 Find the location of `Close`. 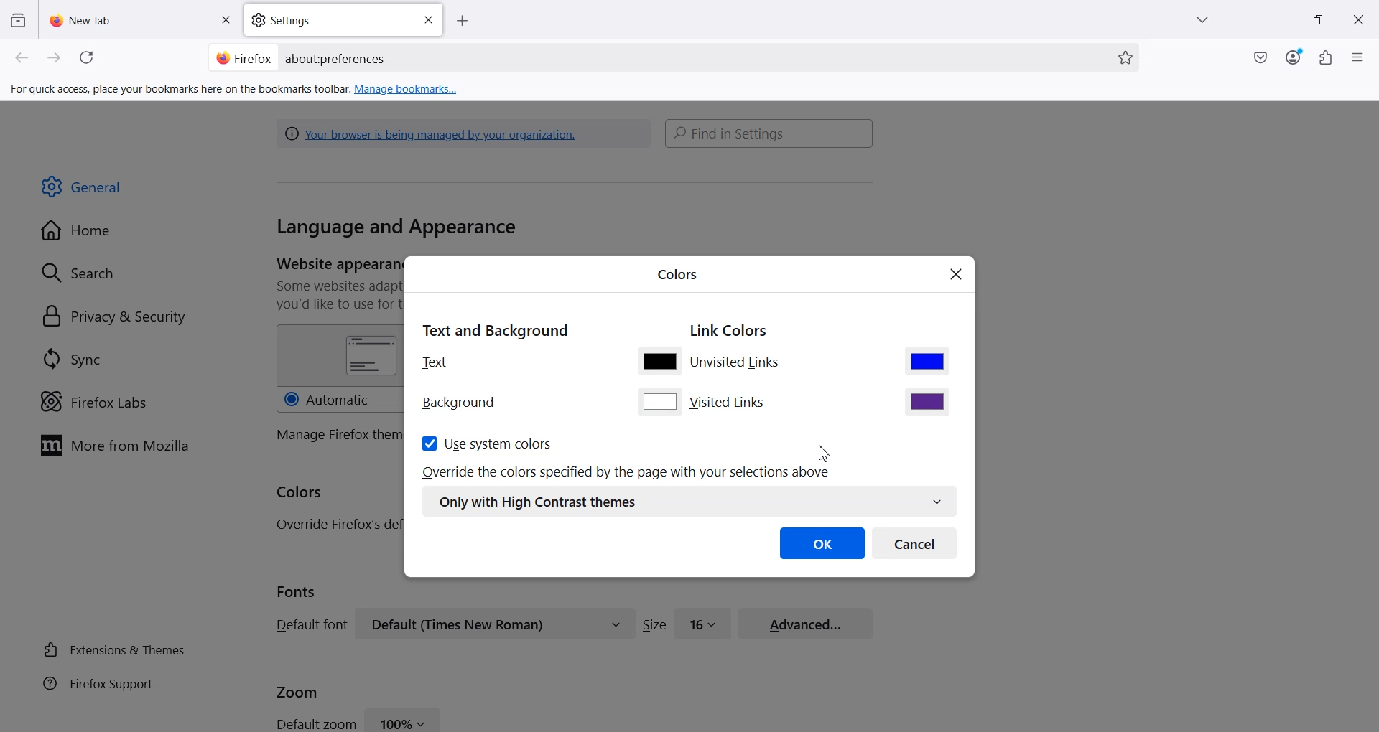

Close is located at coordinates (428, 20).